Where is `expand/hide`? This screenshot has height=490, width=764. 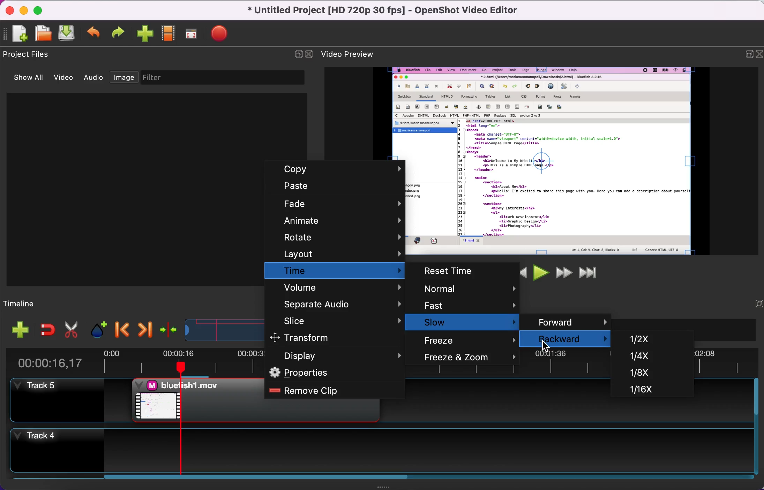
expand/hide is located at coordinates (745, 54).